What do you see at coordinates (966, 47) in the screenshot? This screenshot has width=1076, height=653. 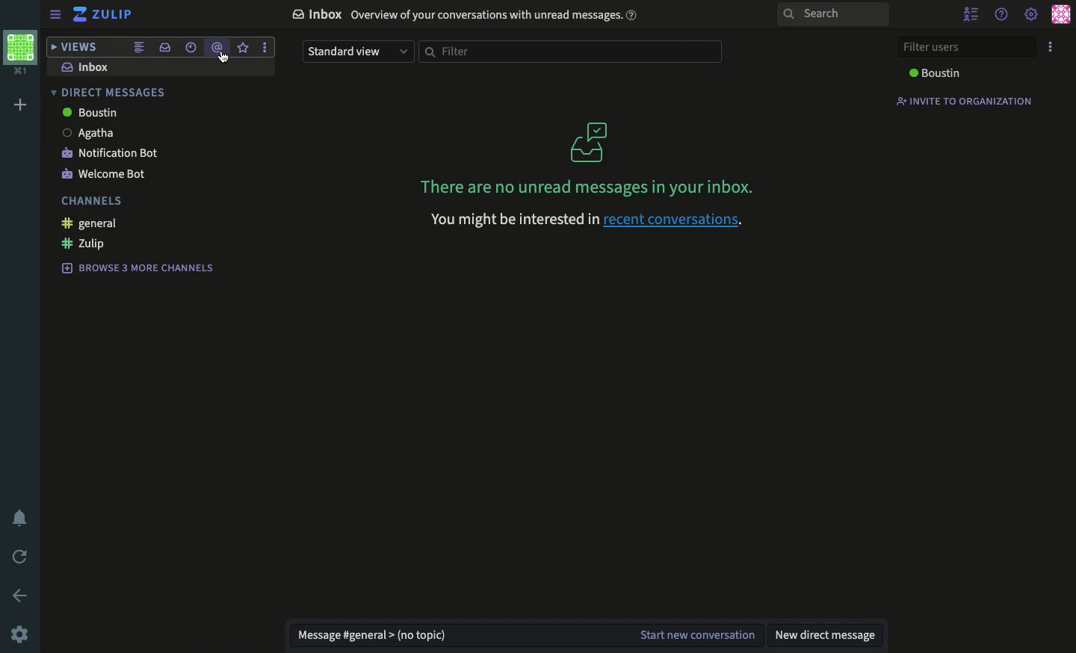 I see `filter users` at bounding box center [966, 47].